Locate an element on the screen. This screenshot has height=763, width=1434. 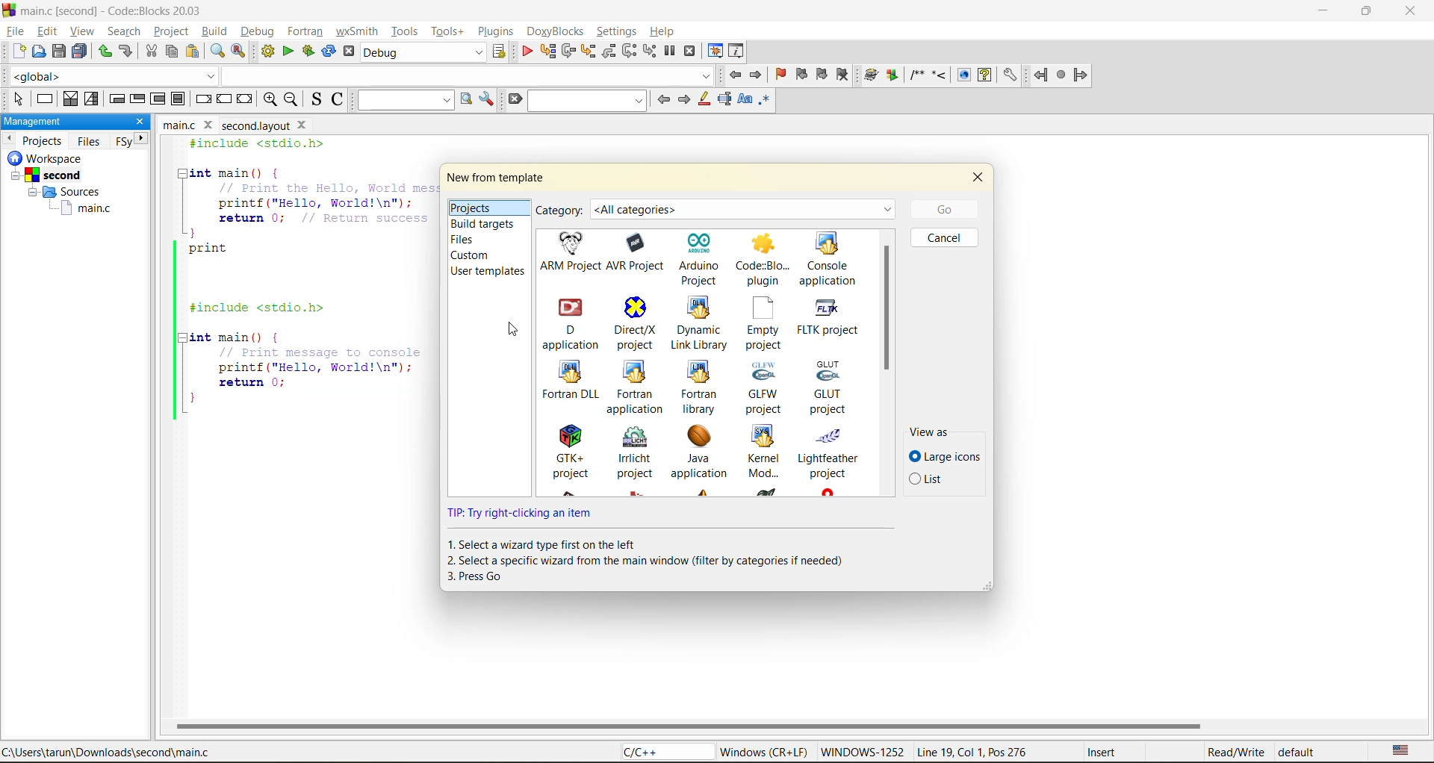
view as is located at coordinates (931, 431).